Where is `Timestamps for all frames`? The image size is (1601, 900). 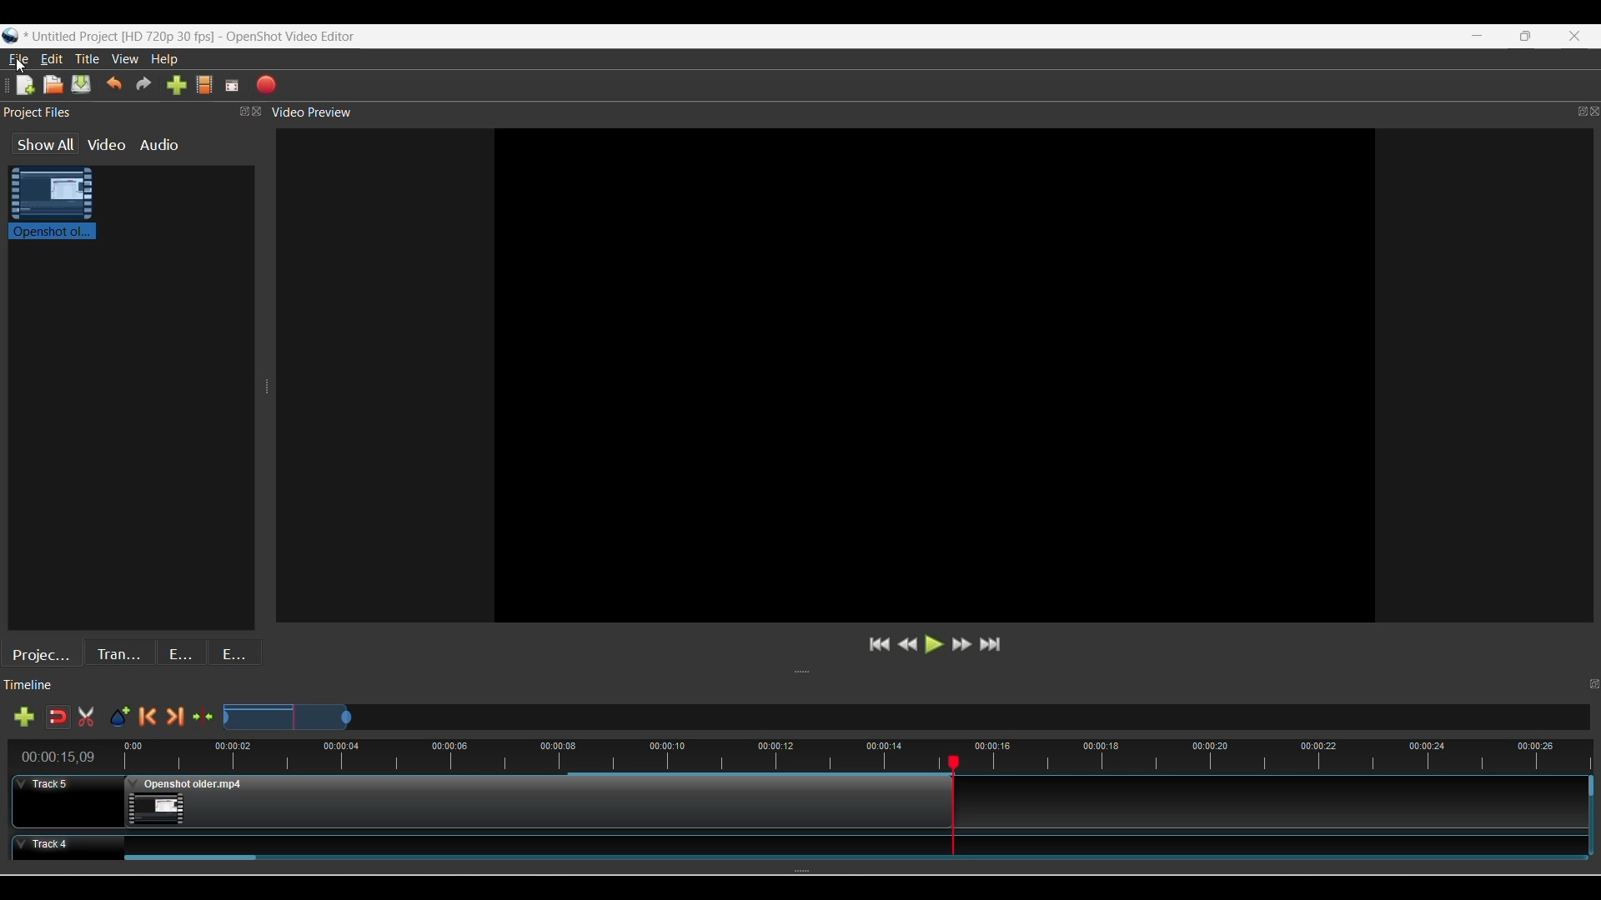 Timestamps for all frames is located at coordinates (529, 754).